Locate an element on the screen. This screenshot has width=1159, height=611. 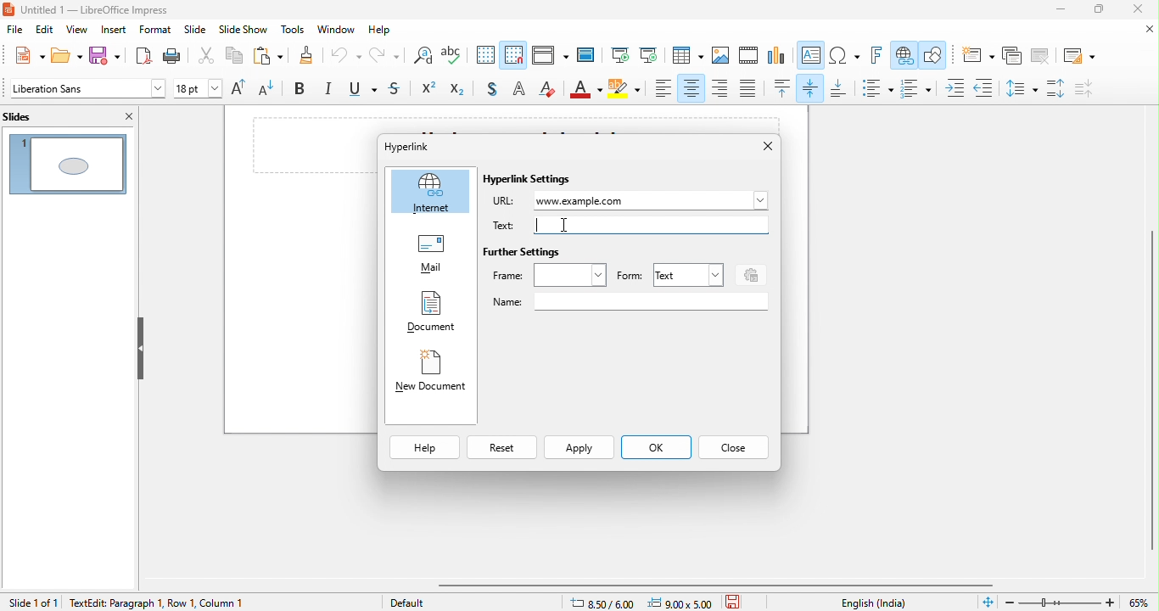
minimize is located at coordinates (1051, 12).